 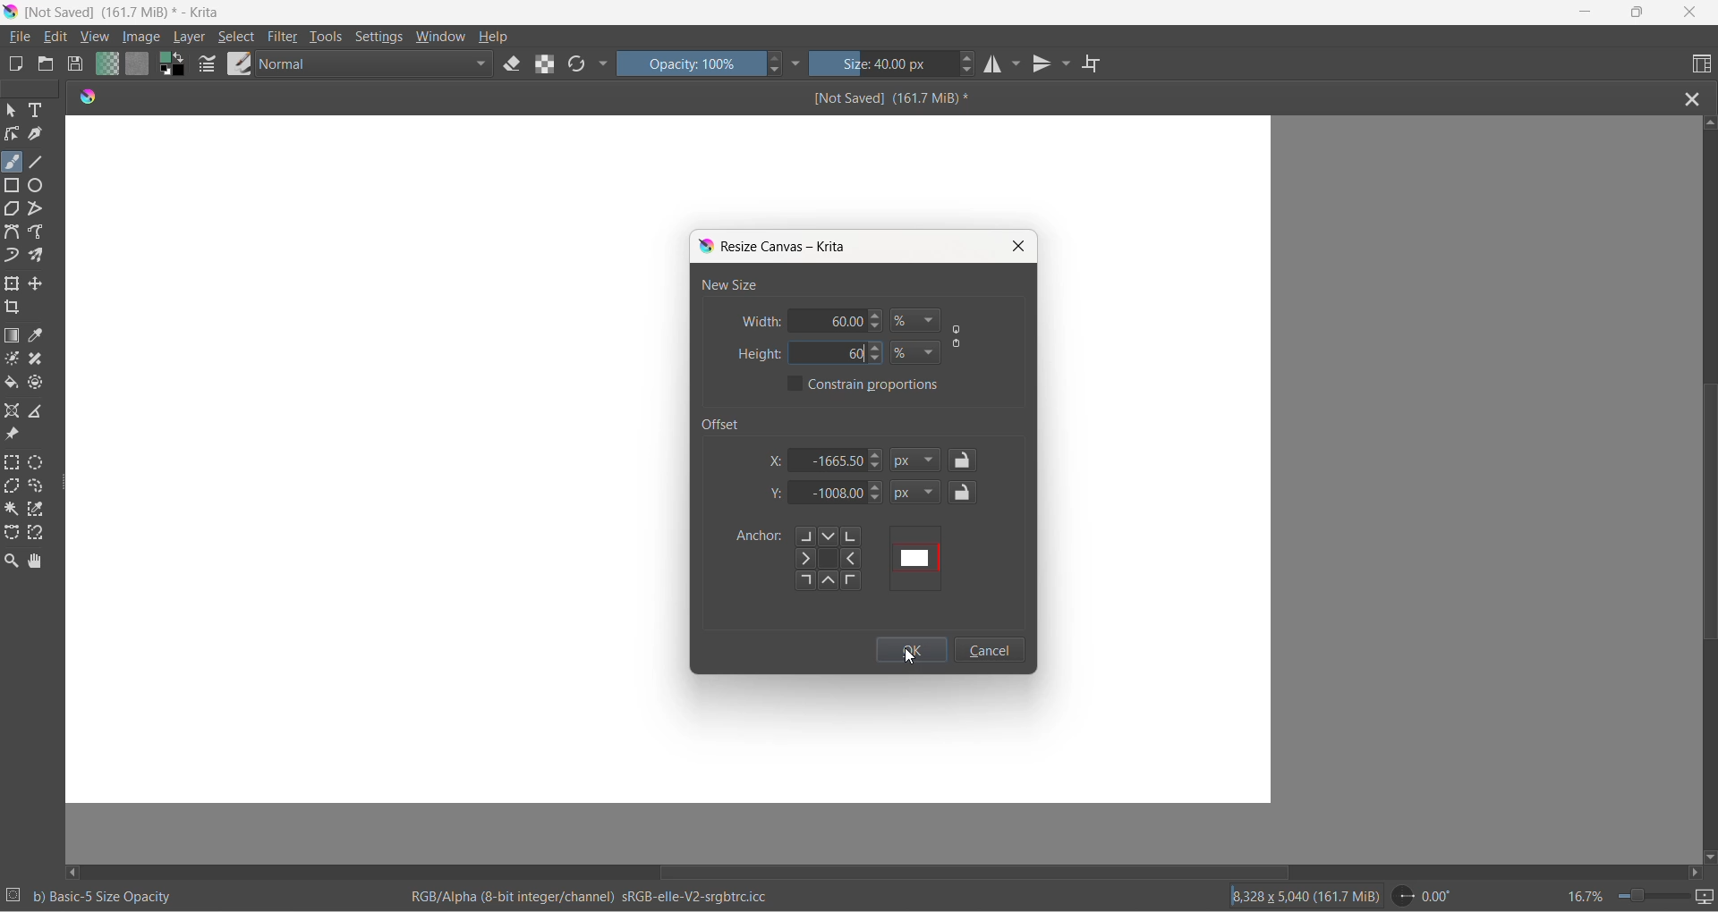 I want to click on width value box, so click(x=815, y=320).